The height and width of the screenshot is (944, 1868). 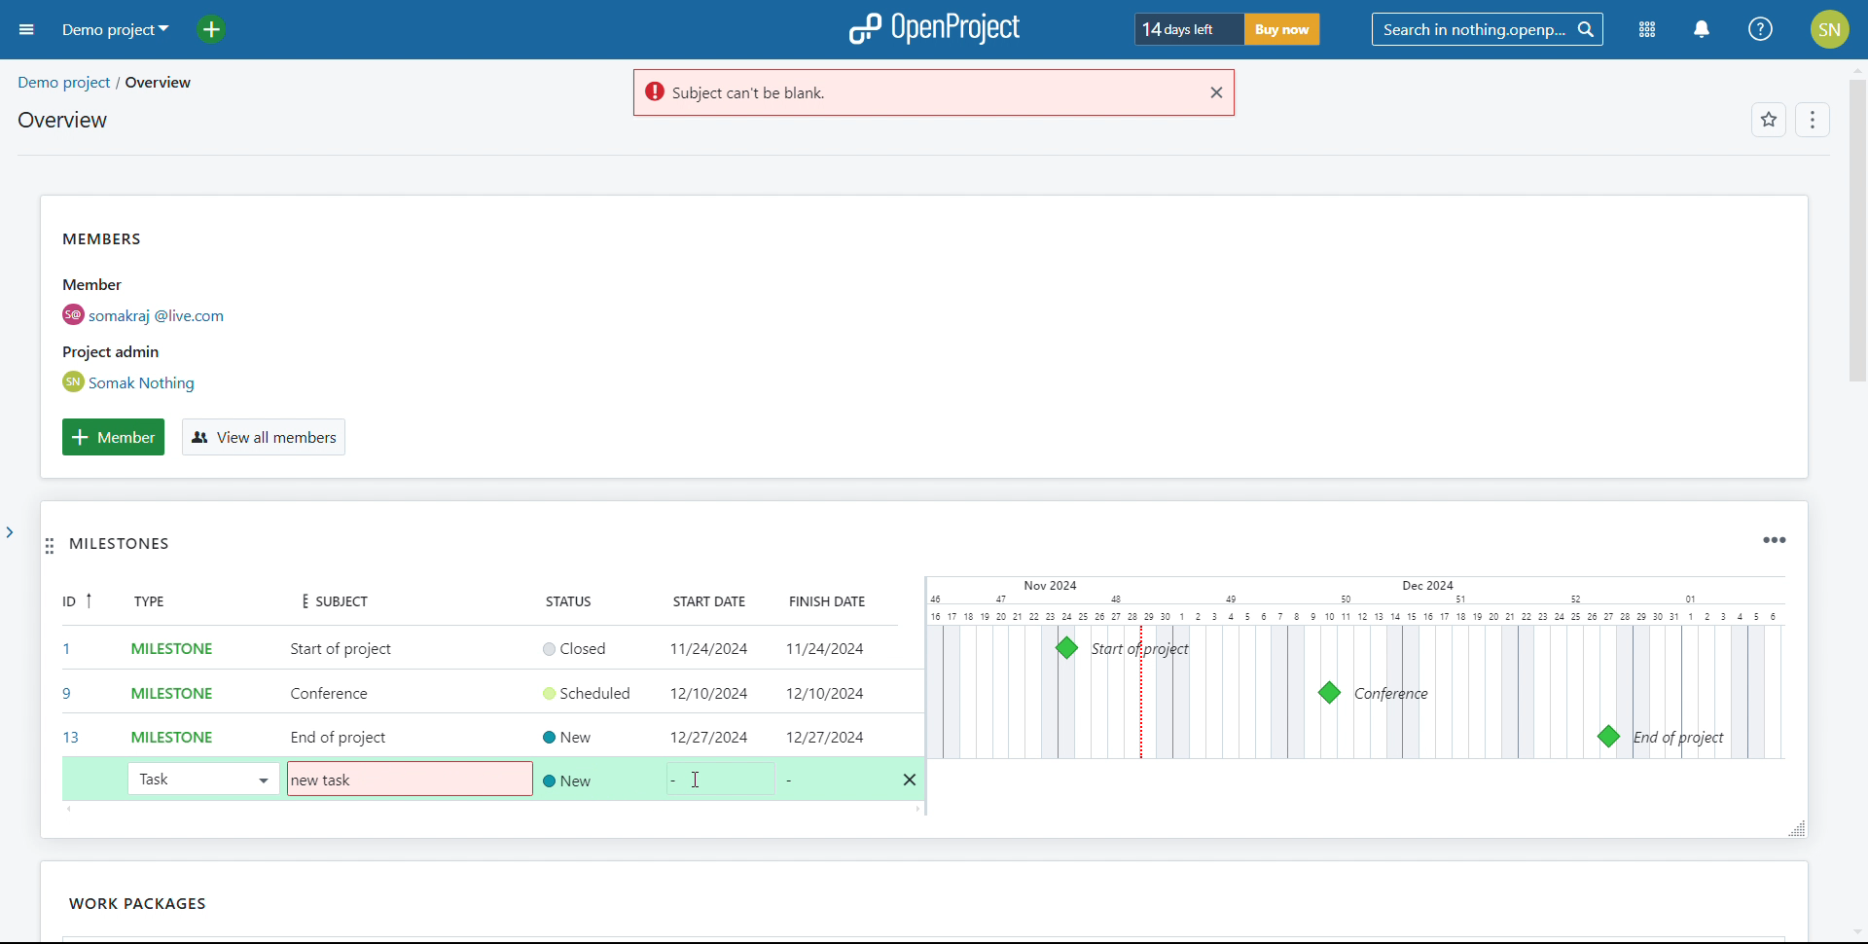 What do you see at coordinates (61, 120) in the screenshot?
I see `overview` at bounding box center [61, 120].